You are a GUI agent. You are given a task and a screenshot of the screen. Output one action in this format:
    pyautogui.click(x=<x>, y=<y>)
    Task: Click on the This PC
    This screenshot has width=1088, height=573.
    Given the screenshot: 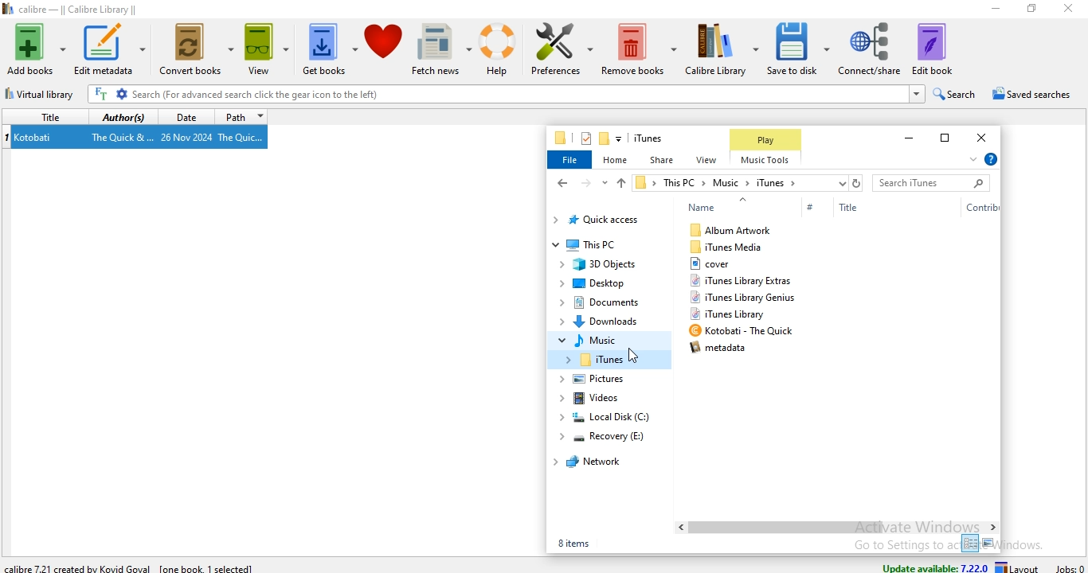 What is the action you would take?
    pyautogui.click(x=612, y=245)
    